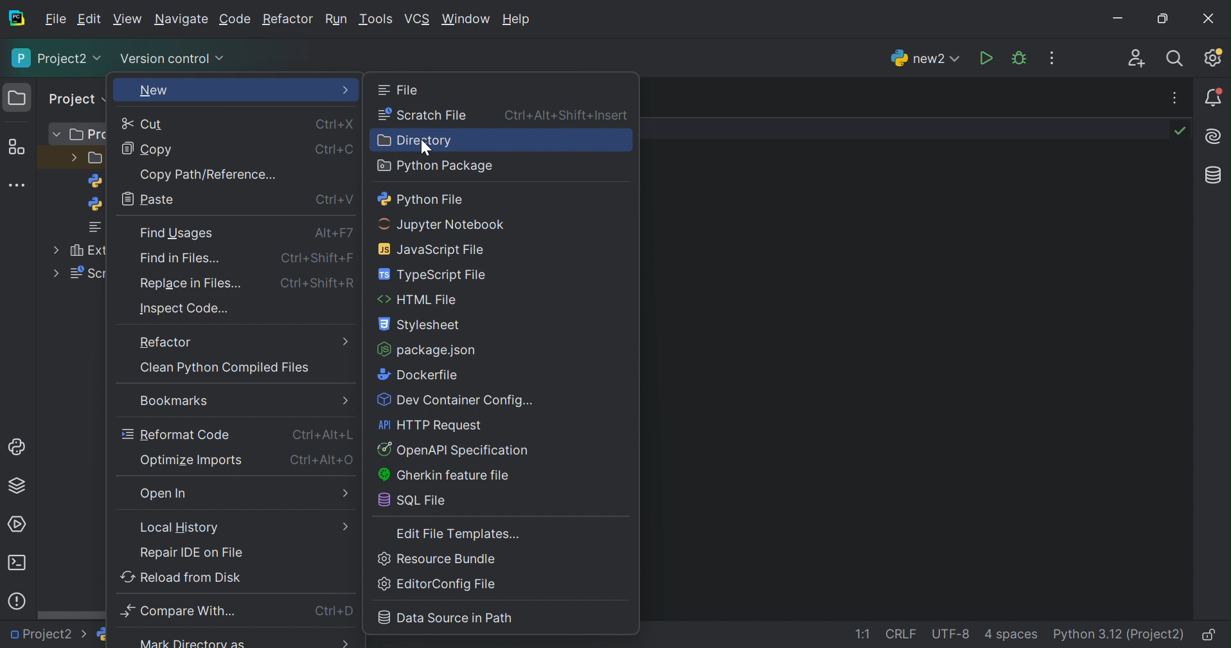 Image resolution: width=1231 pixels, height=648 pixels. I want to click on HTTP request, so click(429, 425).